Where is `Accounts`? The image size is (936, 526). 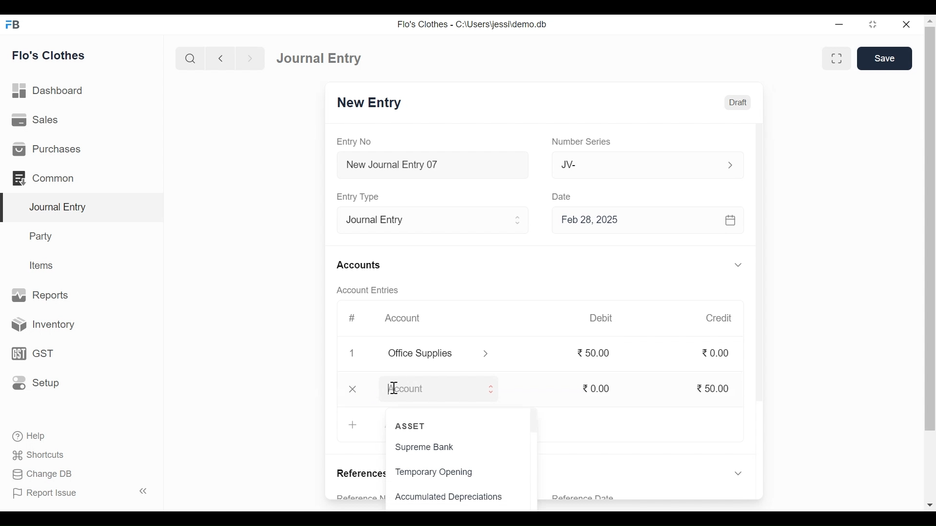 Accounts is located at coordinates (361, 265).